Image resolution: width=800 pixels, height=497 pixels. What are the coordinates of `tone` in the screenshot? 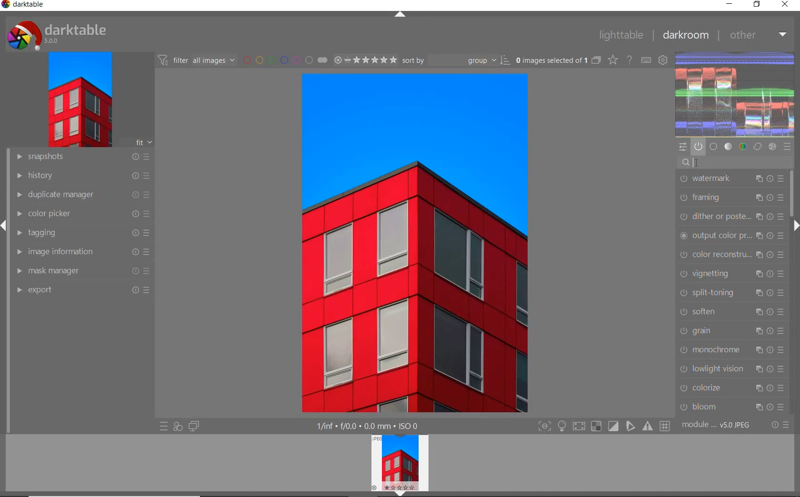 It's located at (729, 146).